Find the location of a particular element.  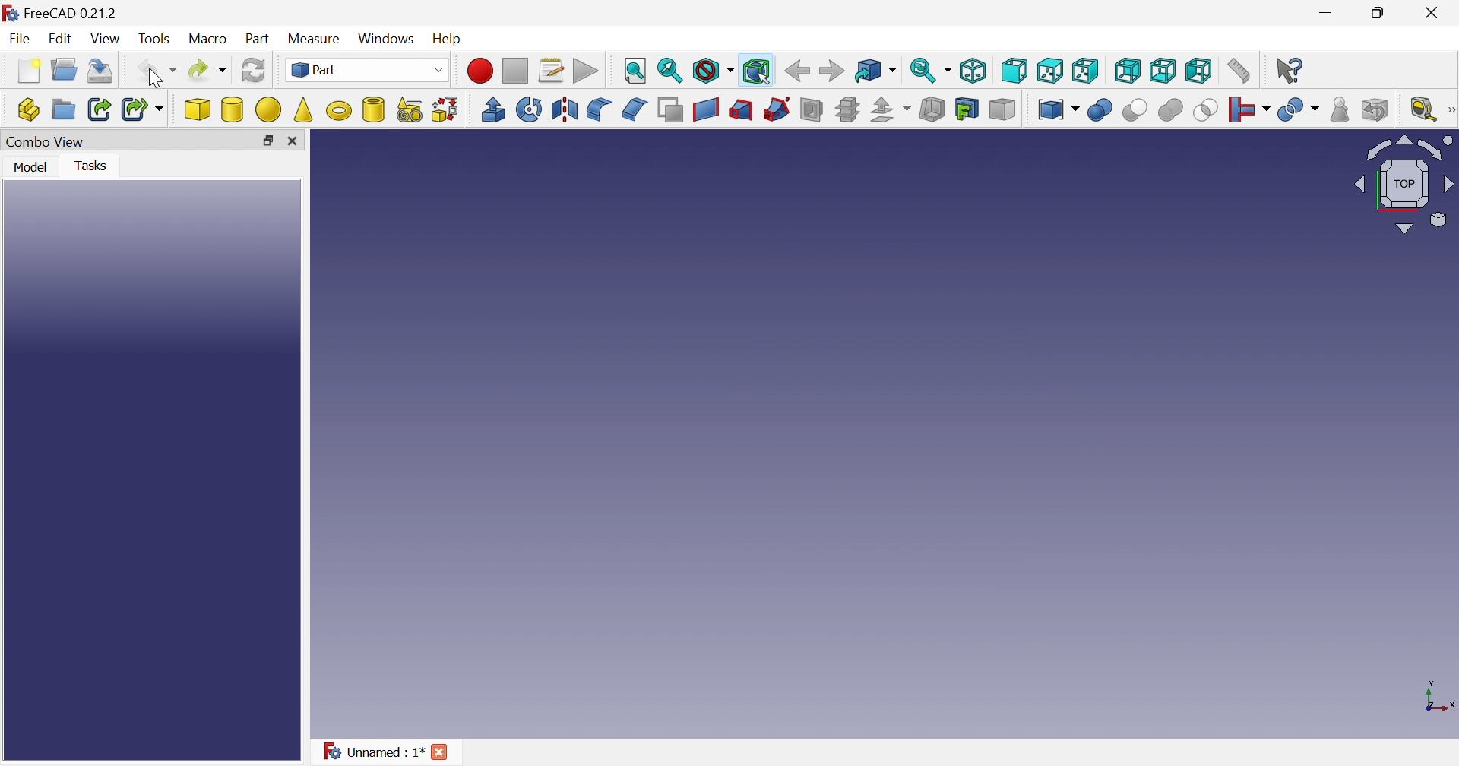

Create primitives... is located at coordinates (410, 110).